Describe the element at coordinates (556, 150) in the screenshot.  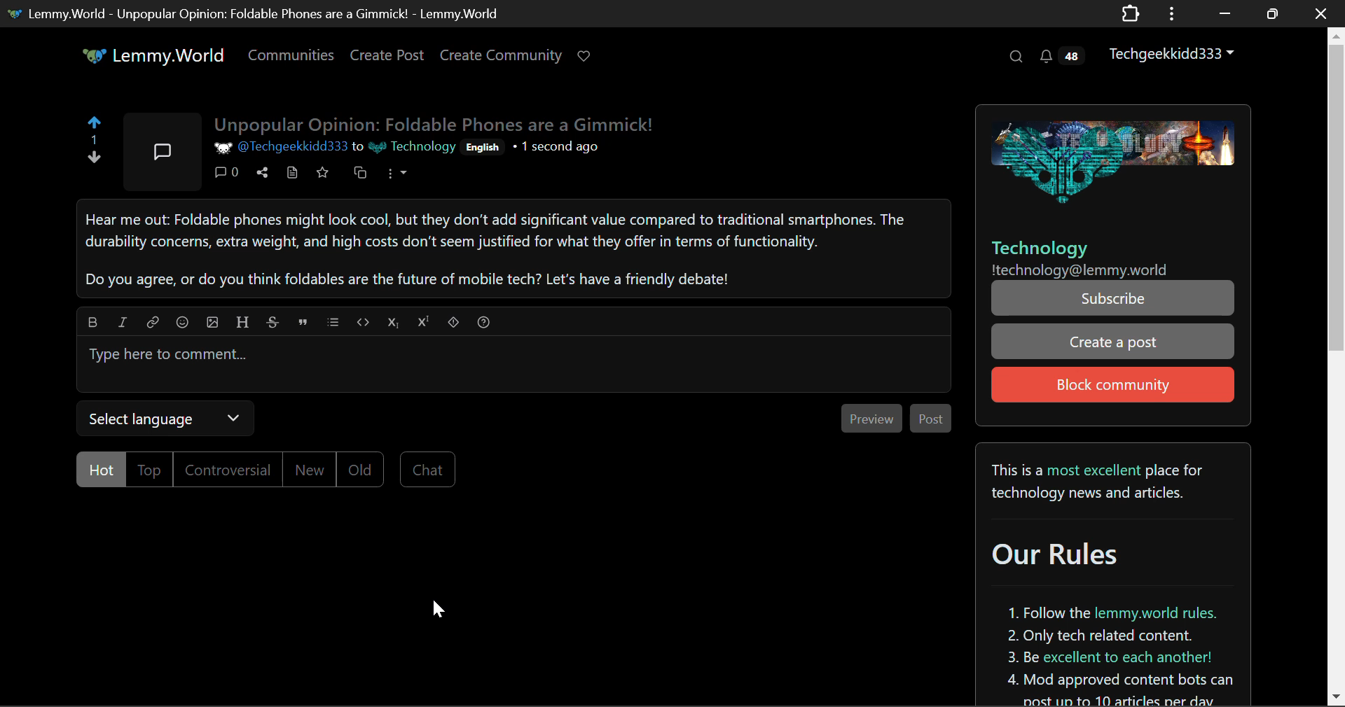
I see `Time since posting` at that location.